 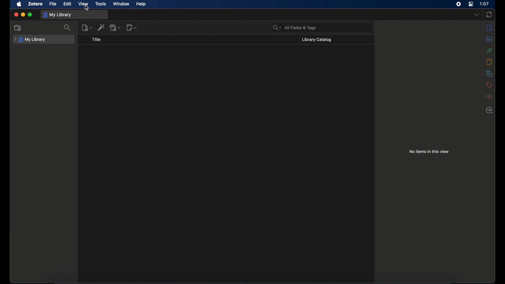 What do you see at coordinates (83, 4) in the screenshot?
I see `view` at bounding box center [83, 4].